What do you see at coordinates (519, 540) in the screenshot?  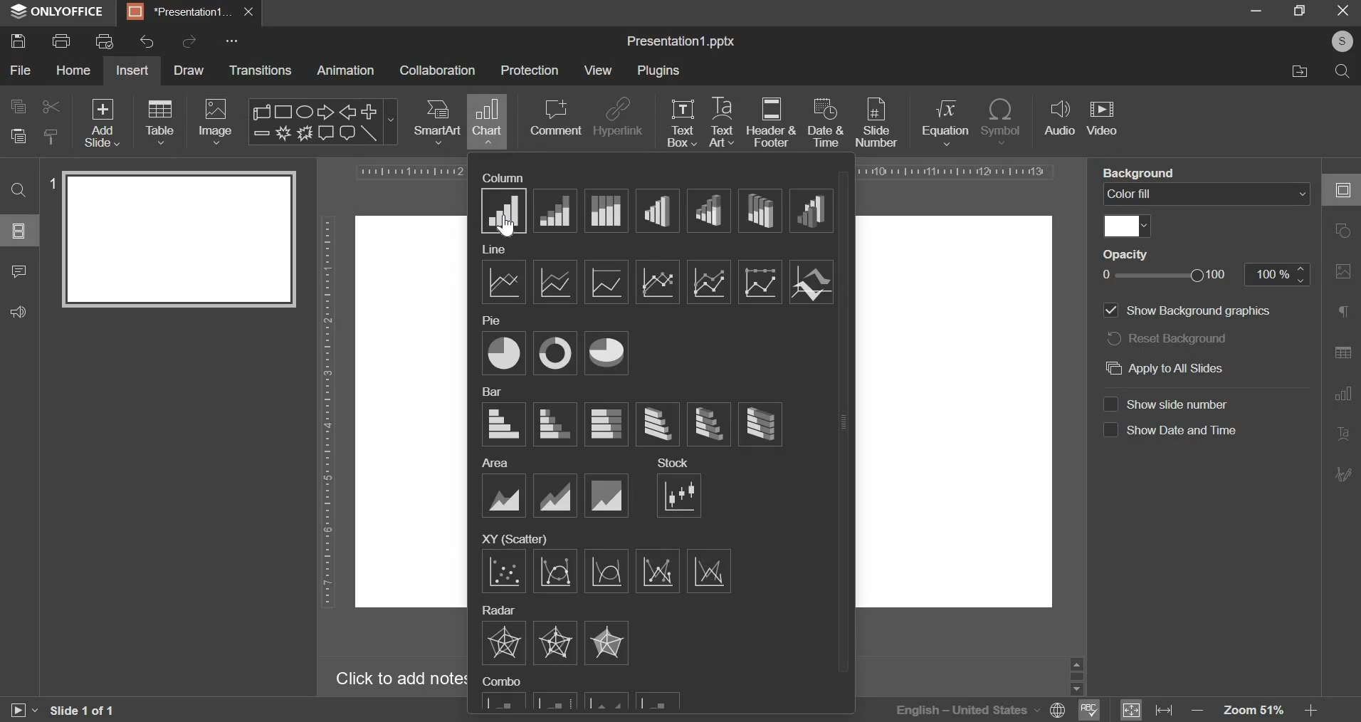 I see `xy (scatter)` at bounding box center [519, 540].